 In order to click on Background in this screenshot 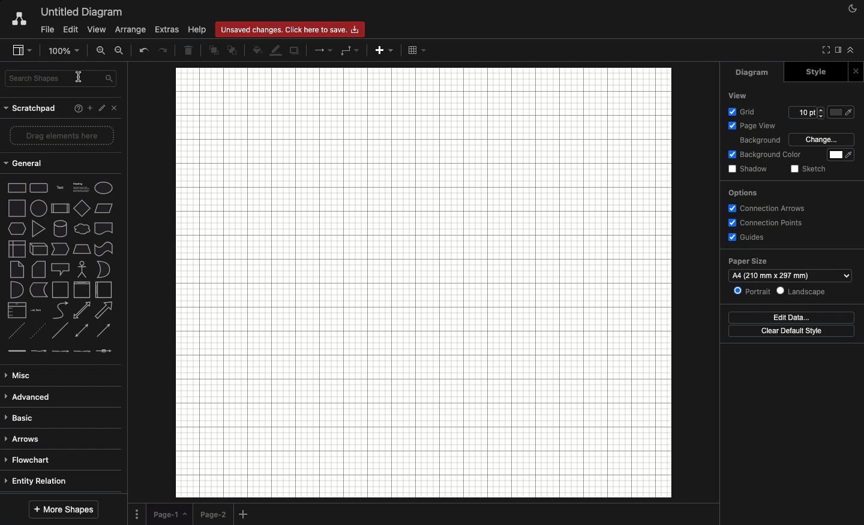, I will do `click(760, 140)`.